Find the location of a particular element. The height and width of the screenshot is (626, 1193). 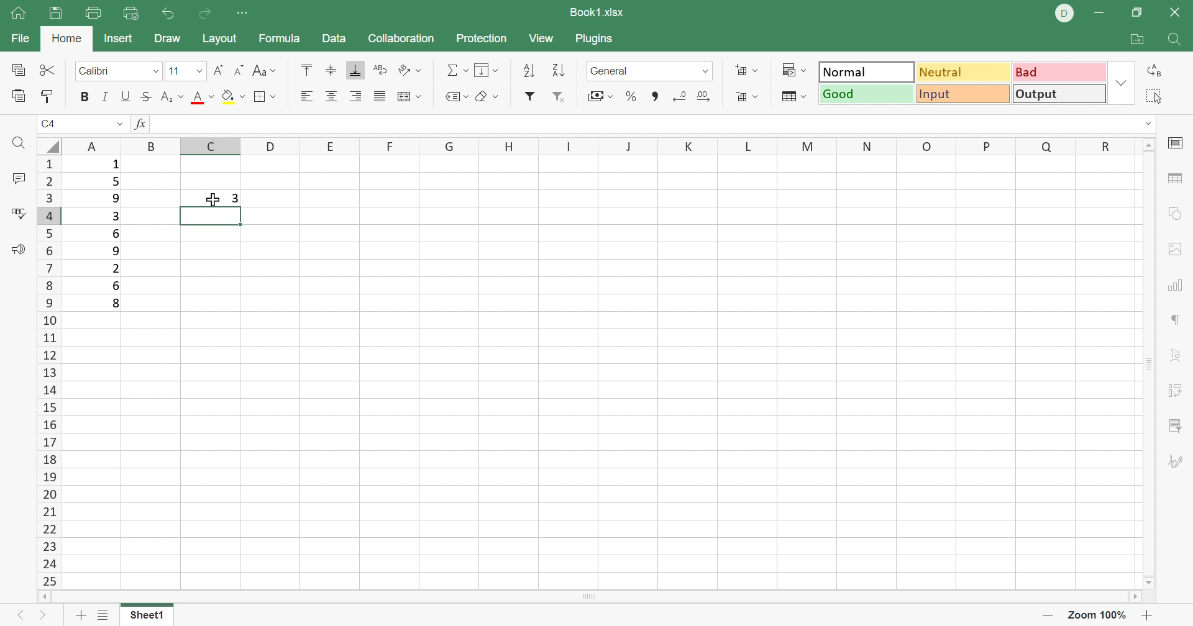

Output is located at coordinates (1058, 93).